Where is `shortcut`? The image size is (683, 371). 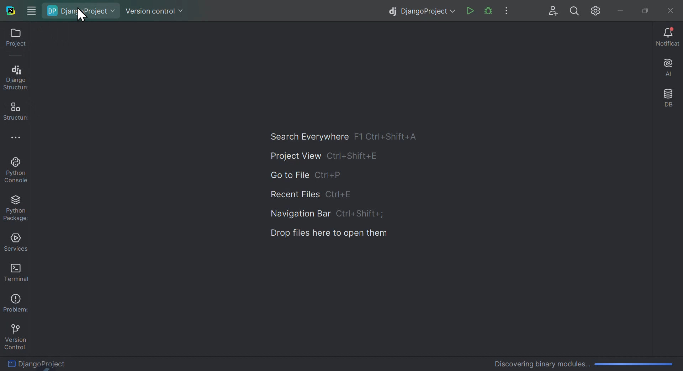
shortcut is located at coordinates (353, 156).